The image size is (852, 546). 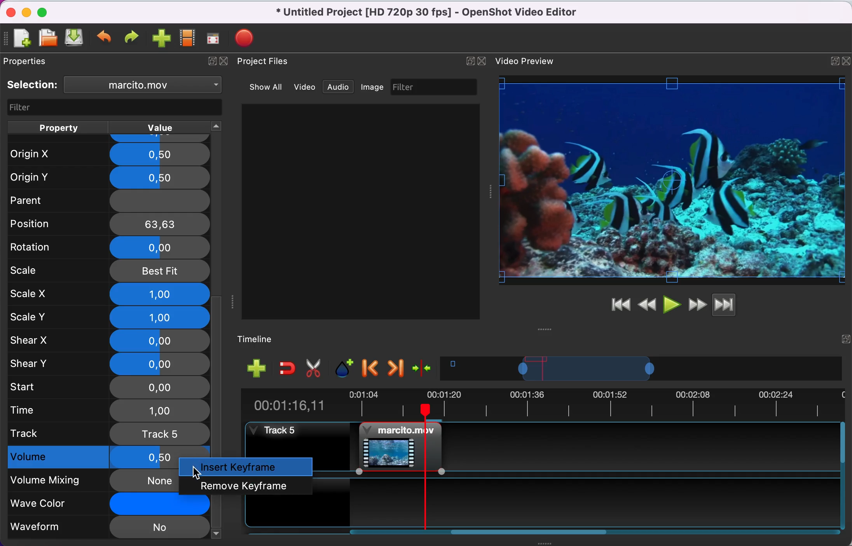 I want to click on fast forward, so click(x=697, y=304).